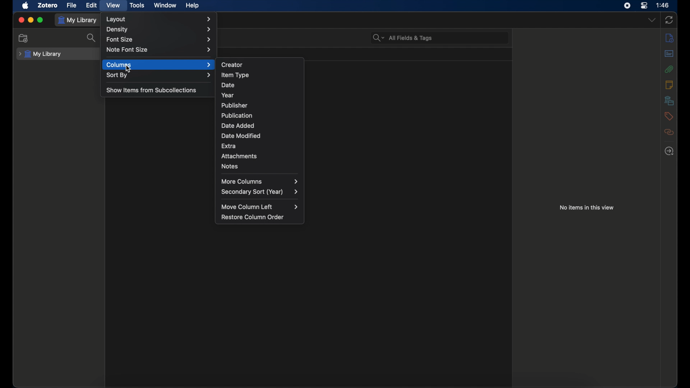 This screenshot has height=388, width=690. Describe the element at coordinates (253, 217) in the screenshot. I see `restore column order` at that location.